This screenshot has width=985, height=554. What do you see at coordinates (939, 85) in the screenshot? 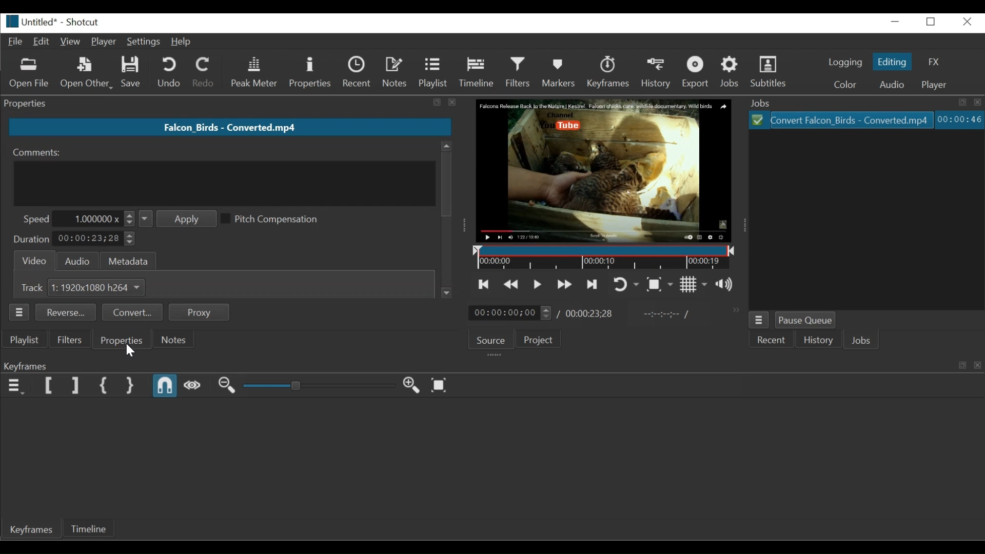
I see `Player` at bounding box center [939, 85].